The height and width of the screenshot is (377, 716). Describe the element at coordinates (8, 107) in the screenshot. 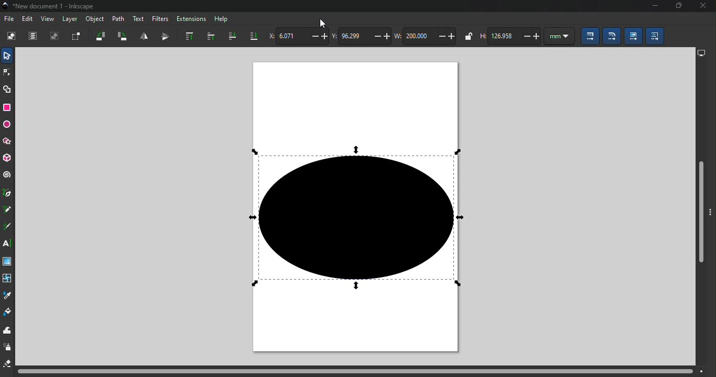

I see `Rectangle tool` at that location.